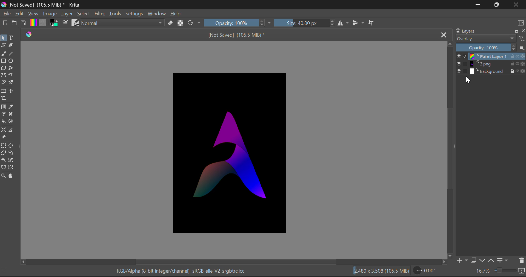 This screenshot has width=526, height=277. I want to click on Crop, so click(4, 98).